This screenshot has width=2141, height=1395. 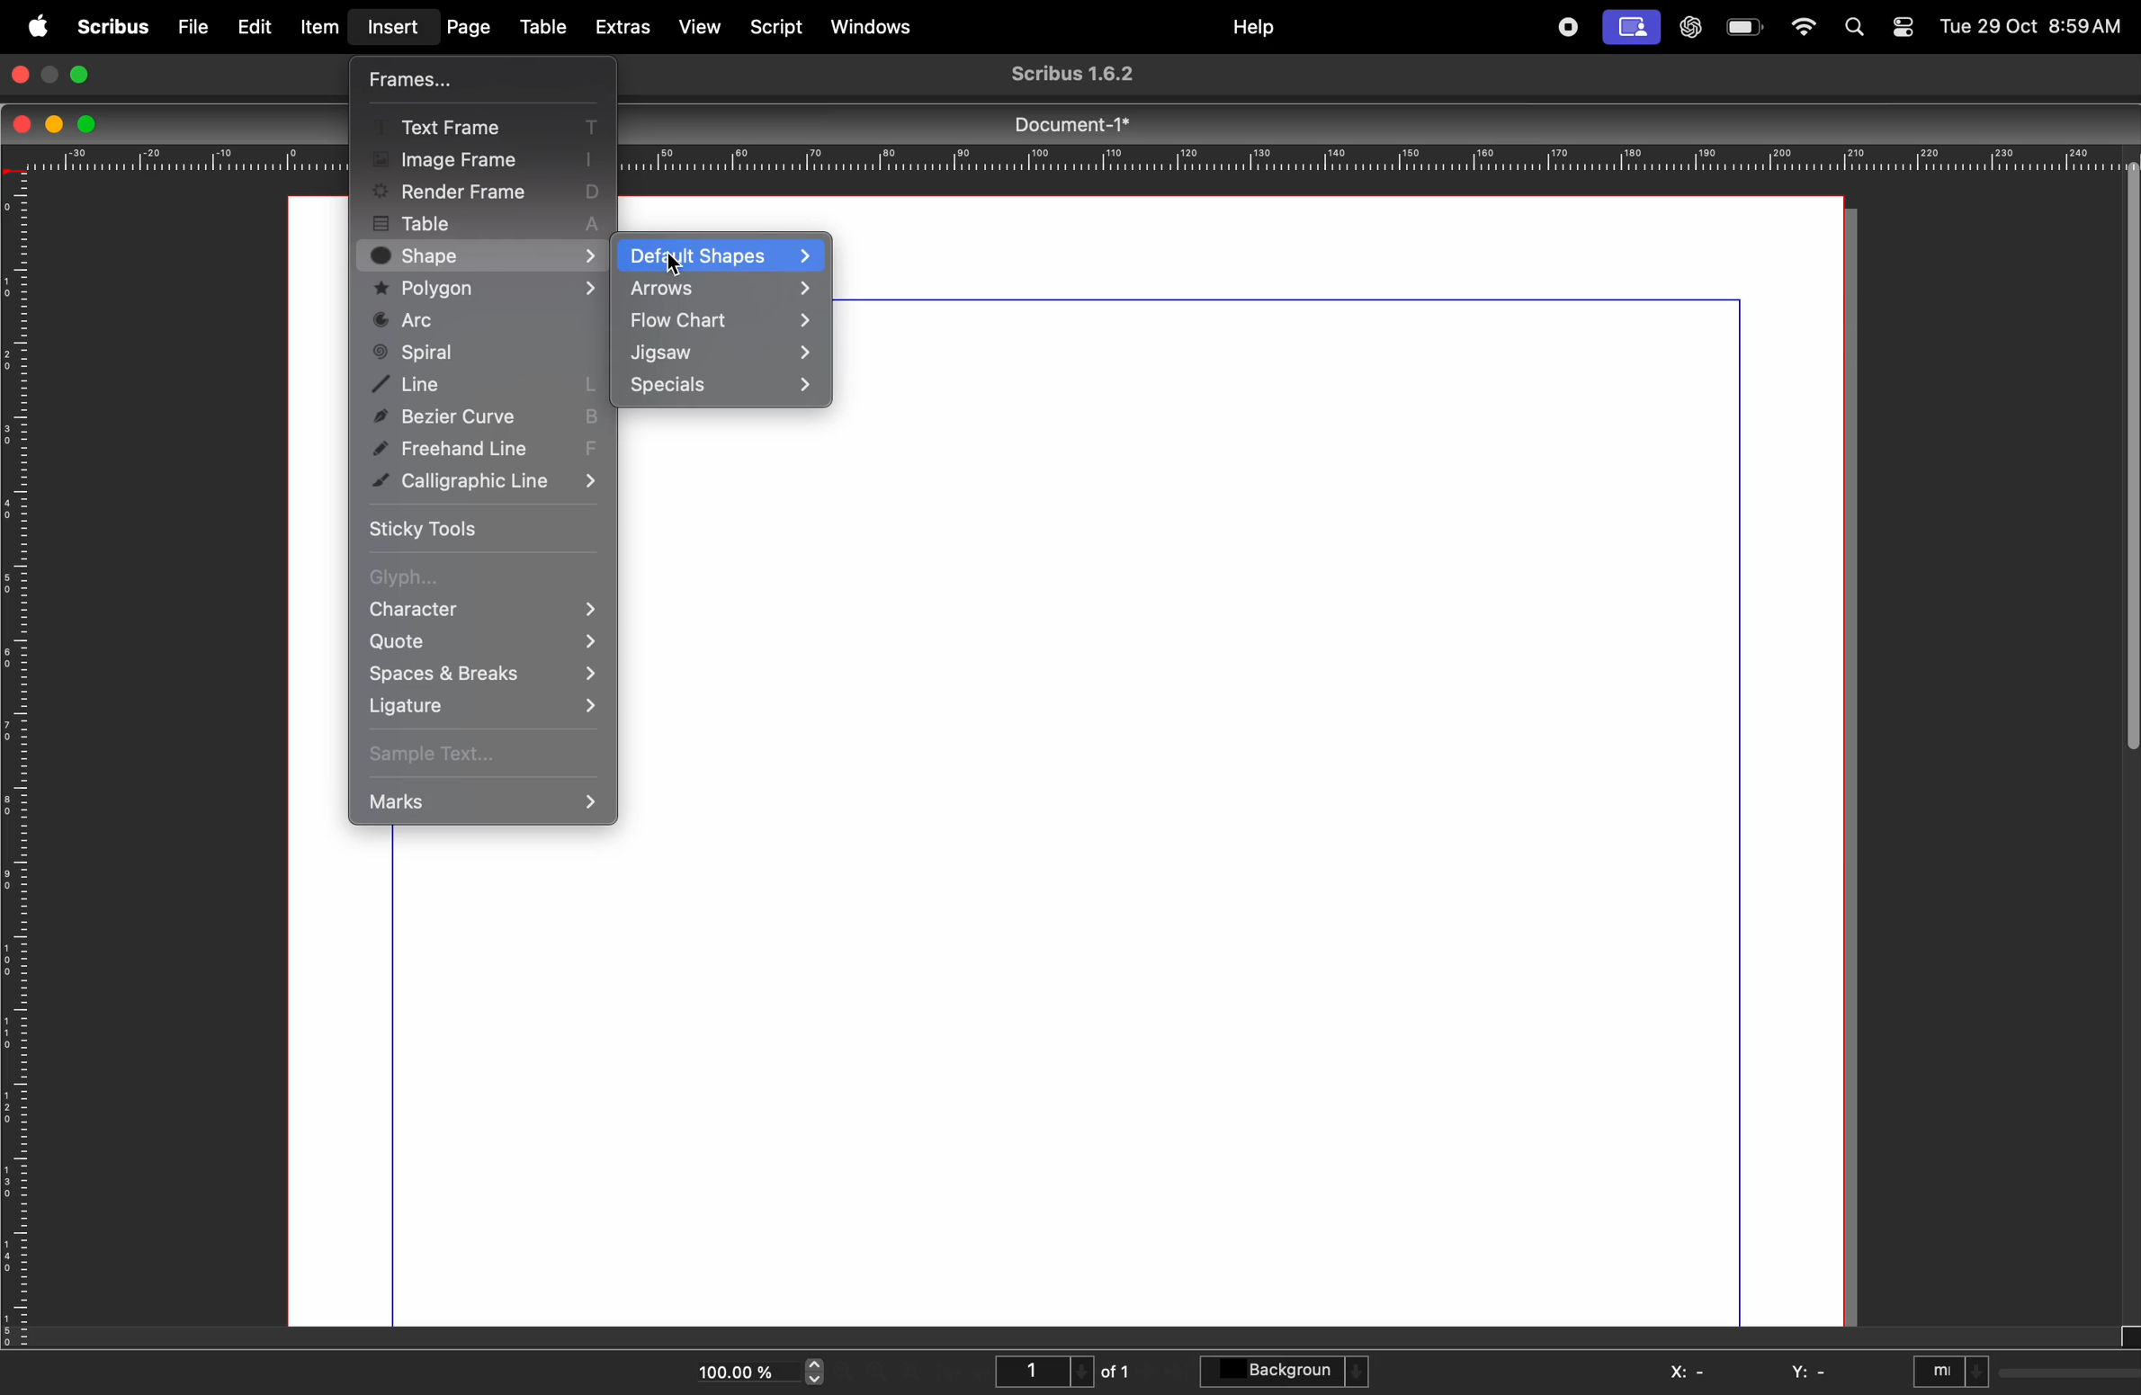 What do you see at coordinates (483, 644) in the screenshot?
I see `quote` at bounding box center [483, 644].